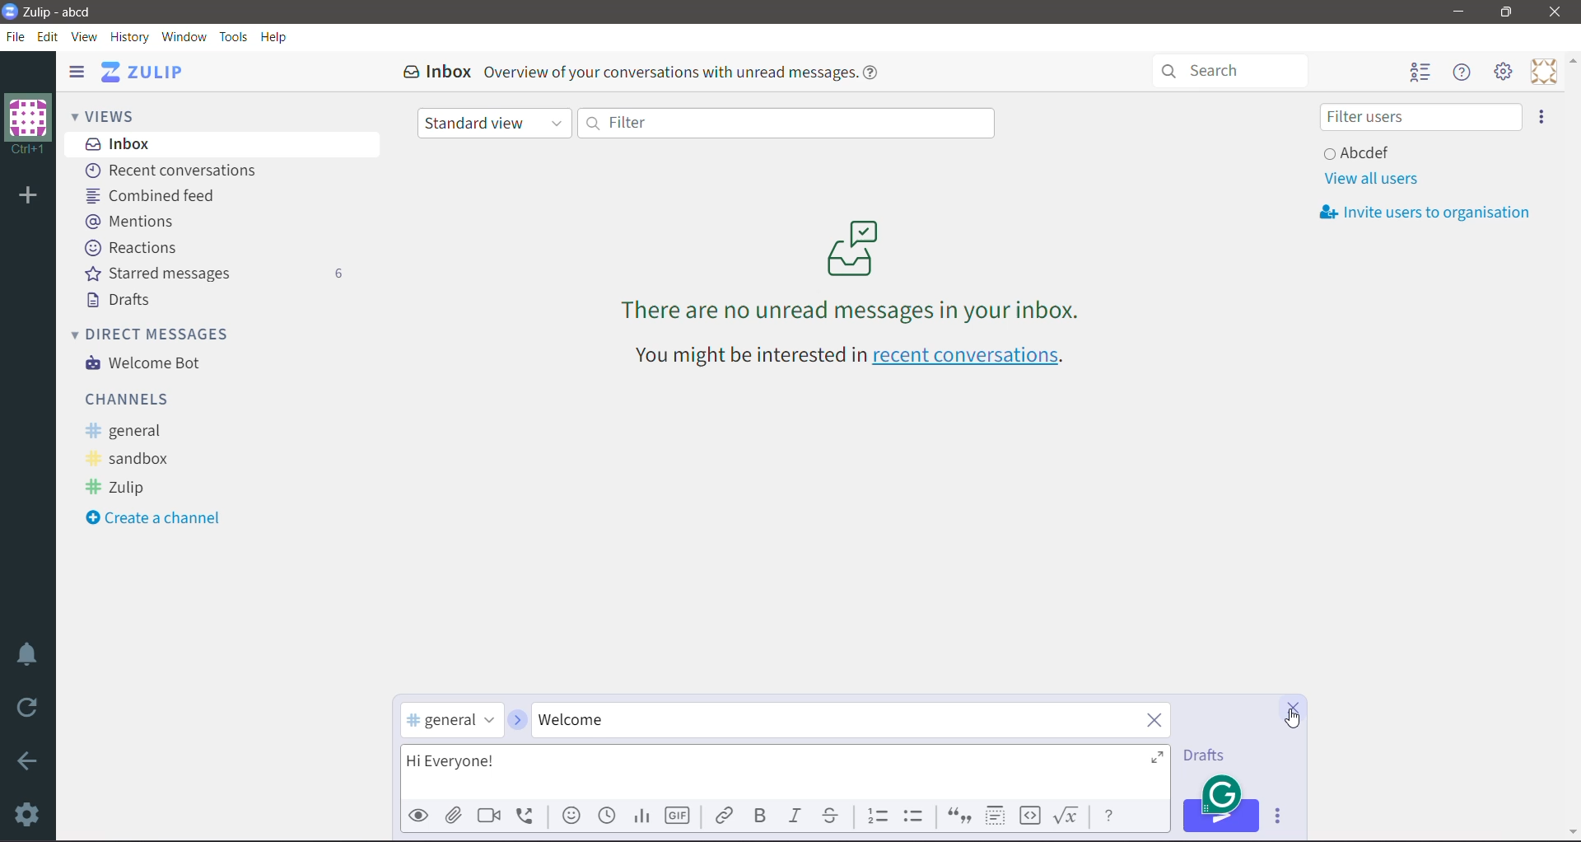 The height and width of the screenshot is (842, 1581). Describe the element at coordinates (1292, 719) in the screenshot. I see `Cursor - Click to cancel Compose and save as Draft` at that location.